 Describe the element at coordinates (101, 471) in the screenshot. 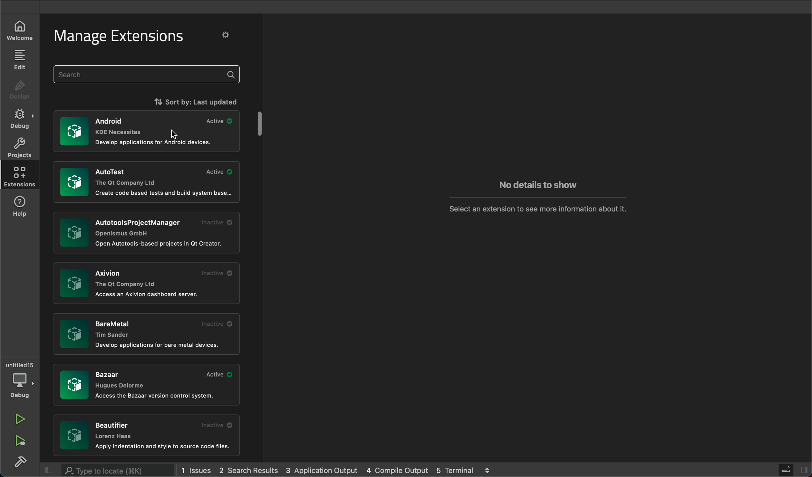

I see `search` at that location.